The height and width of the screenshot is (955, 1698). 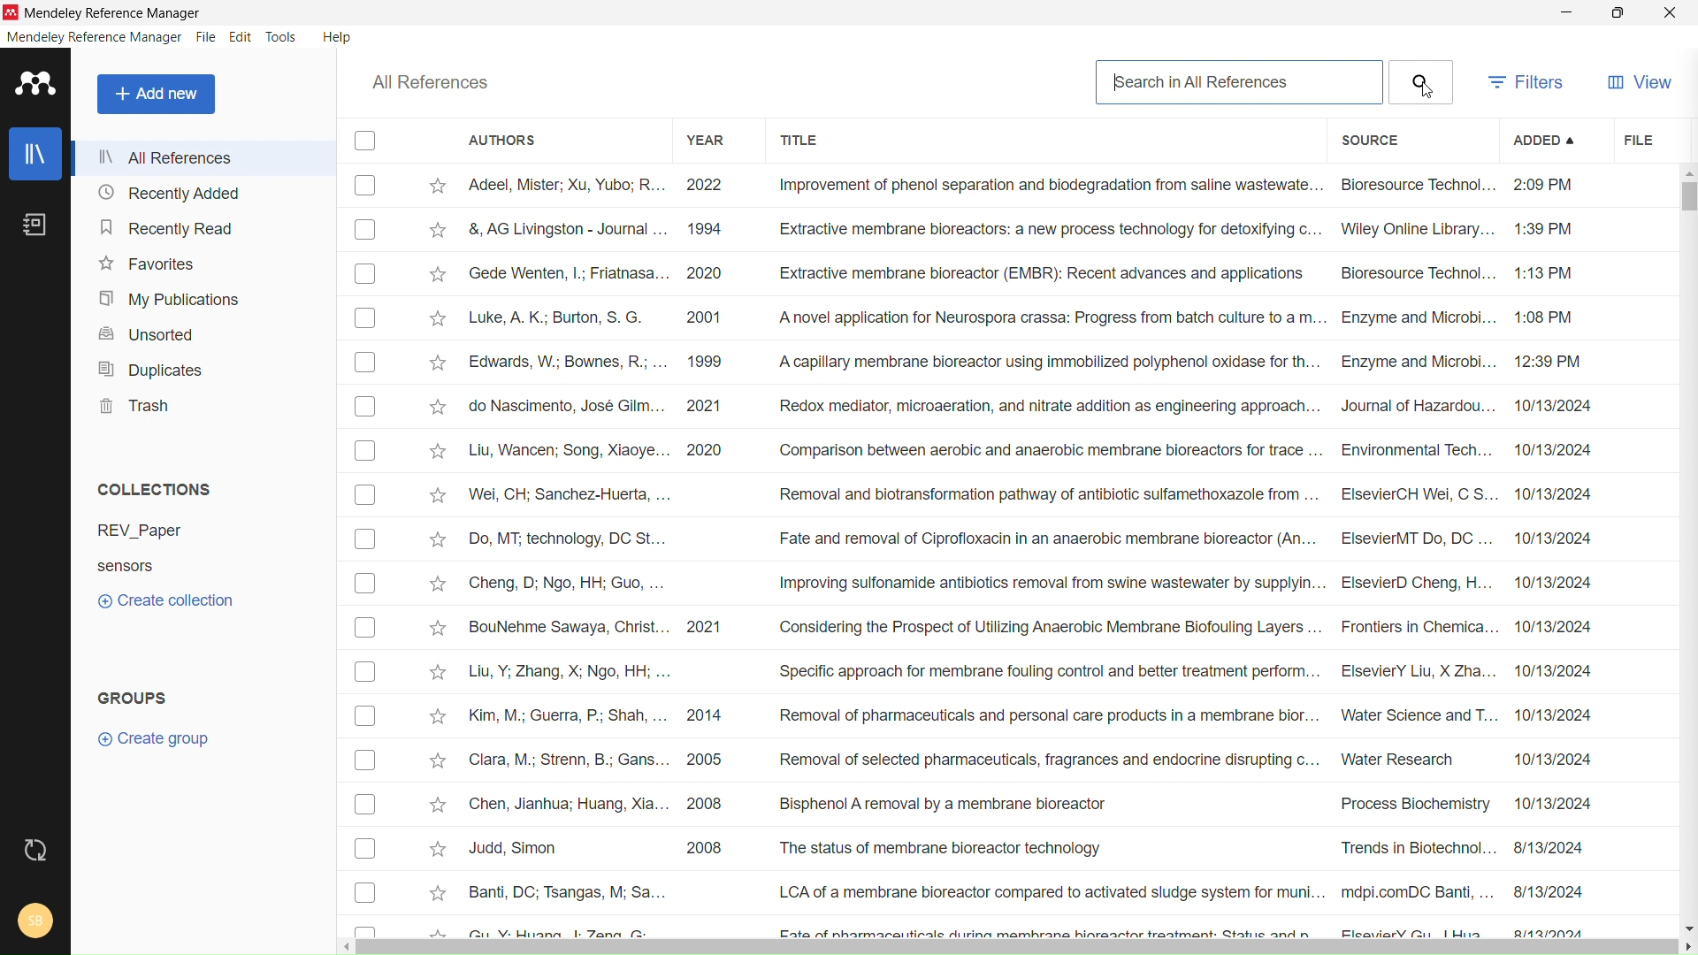 I want to click on Add to favorites, so click(x=434, y=762).